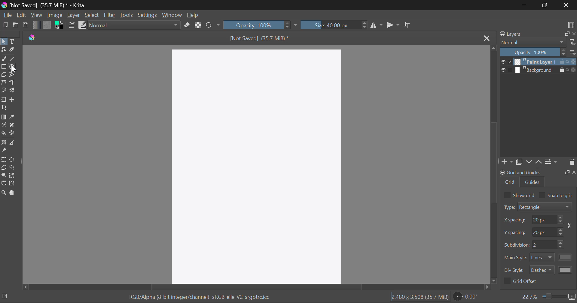 Image resolution: width=577 pixels, height=303 pixels. I want to click on Select, so click(92, 15).